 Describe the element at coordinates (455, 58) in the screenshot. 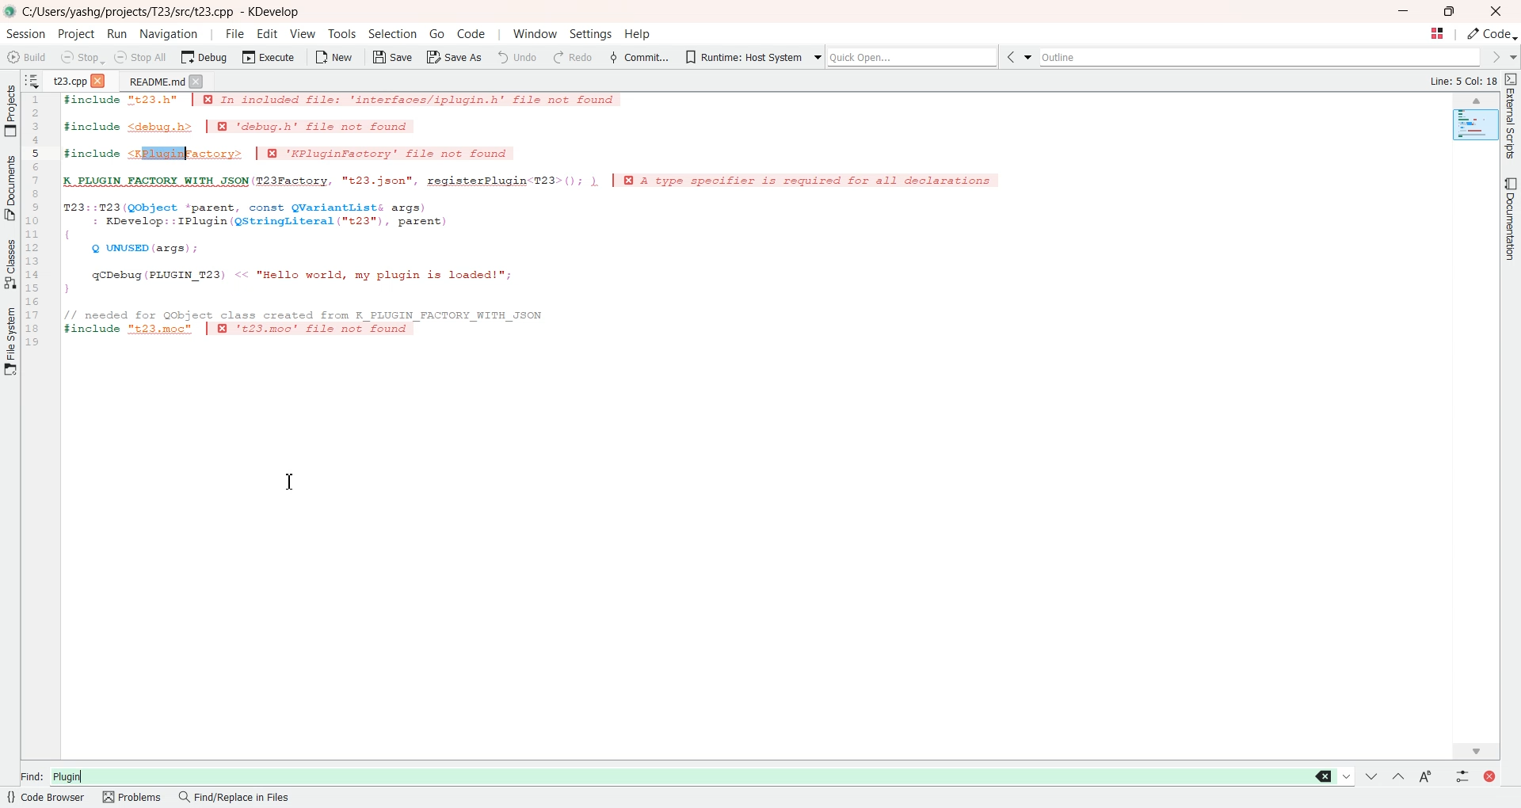

I see `Save as` at that location.